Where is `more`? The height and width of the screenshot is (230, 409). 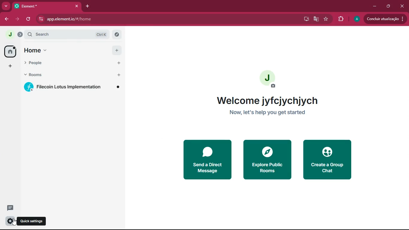
more is located at coordinates (6, 6).